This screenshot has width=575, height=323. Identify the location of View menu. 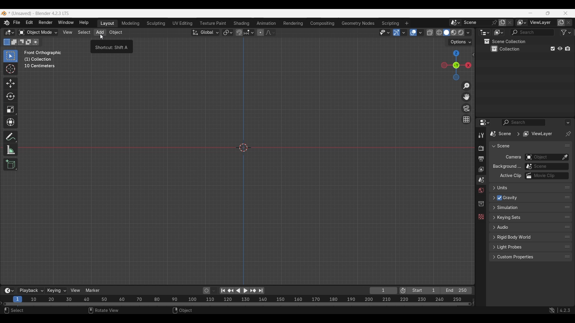
(67, 32).